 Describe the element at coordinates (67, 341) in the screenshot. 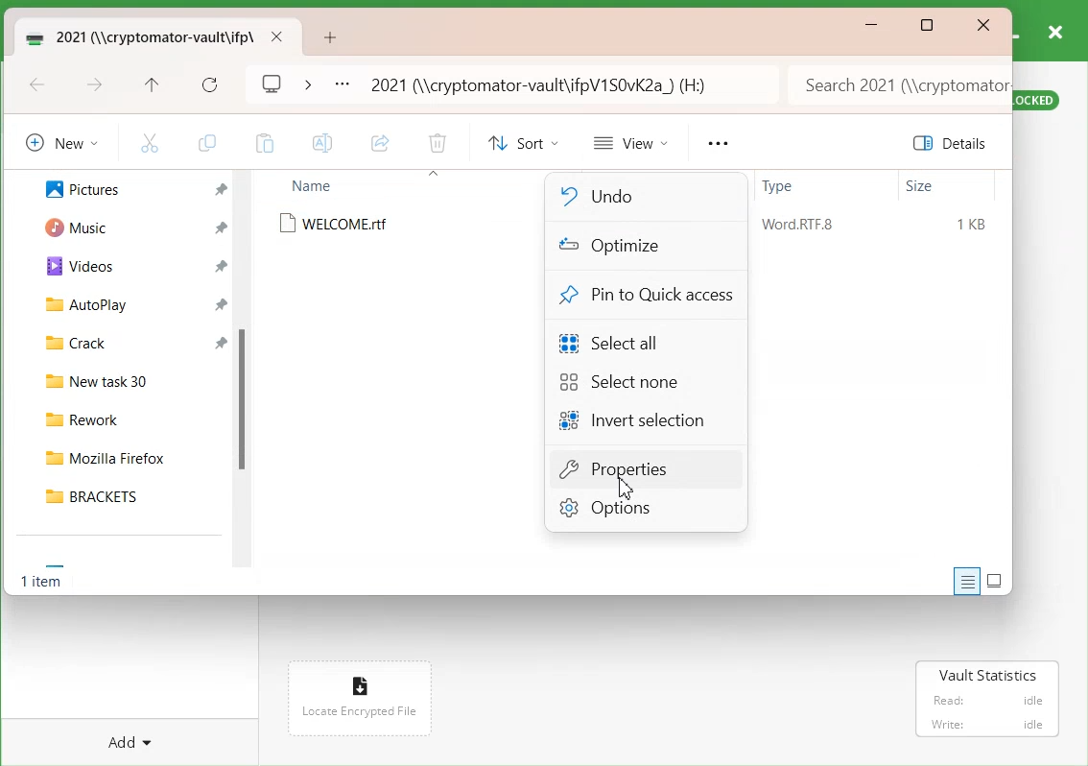

I see `Crack` at that location.